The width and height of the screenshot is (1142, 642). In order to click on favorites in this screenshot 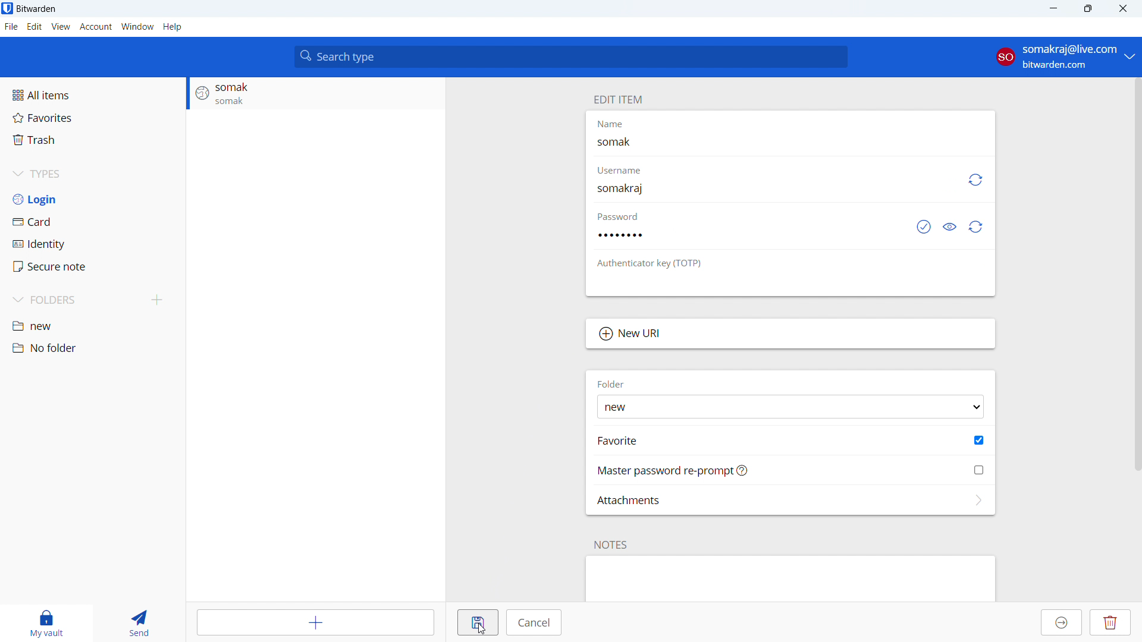, I will do `click(93, 118)`.